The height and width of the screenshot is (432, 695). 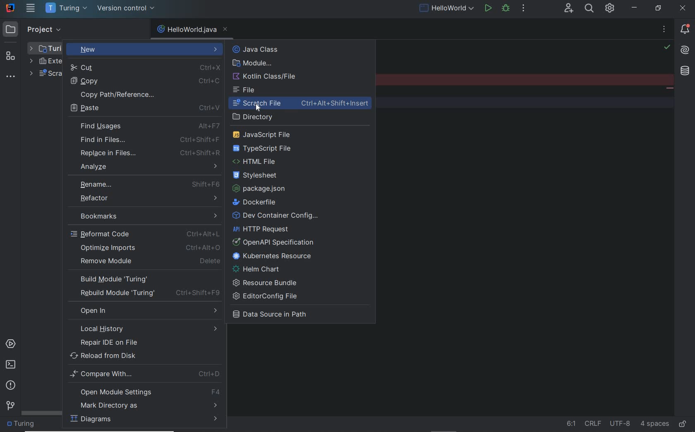 I want to click on code with me, so click(x=569, y=8).